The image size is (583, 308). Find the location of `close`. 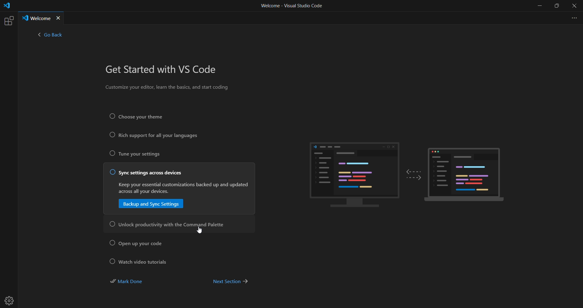

close is located at coordinates (574, 6).